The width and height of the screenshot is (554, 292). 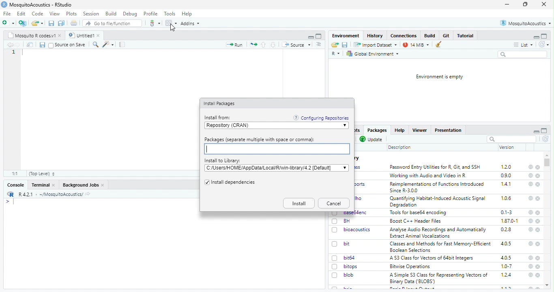 I want to click on C:/Users/HOME/AppData/Local/R/win-library/4.2 [Default], so click(x=272, y=168).